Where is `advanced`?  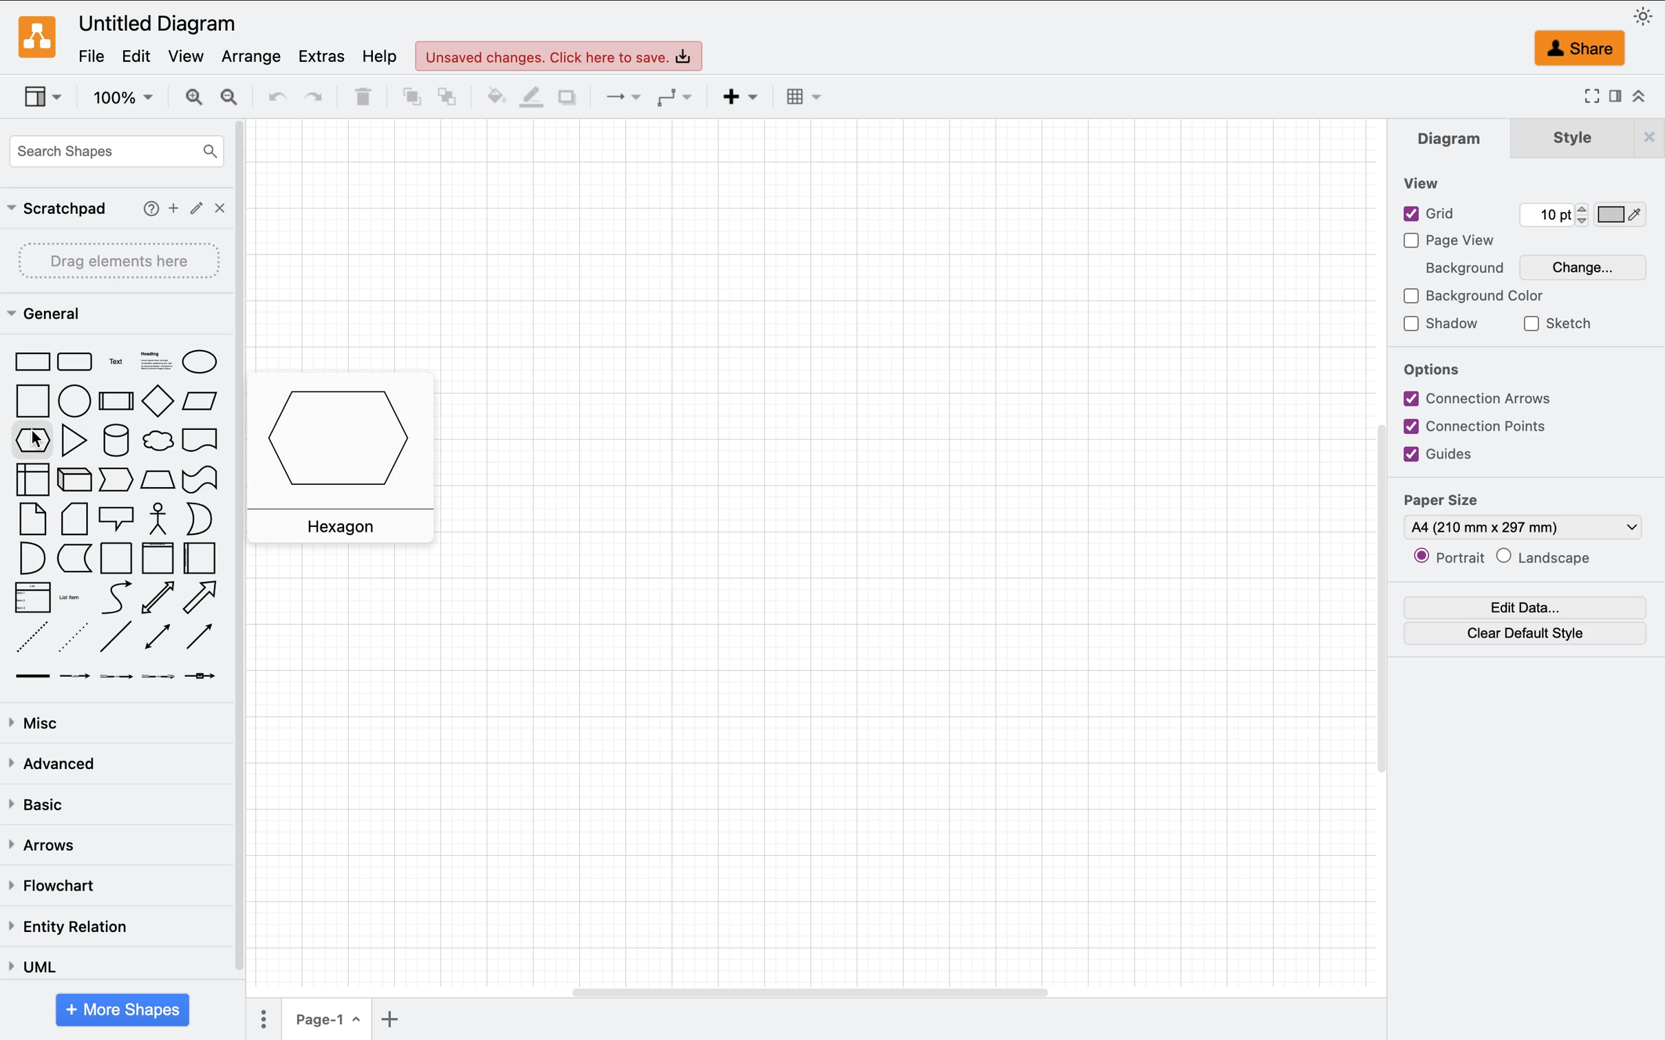
advanced is located at coordinates (52, 767).